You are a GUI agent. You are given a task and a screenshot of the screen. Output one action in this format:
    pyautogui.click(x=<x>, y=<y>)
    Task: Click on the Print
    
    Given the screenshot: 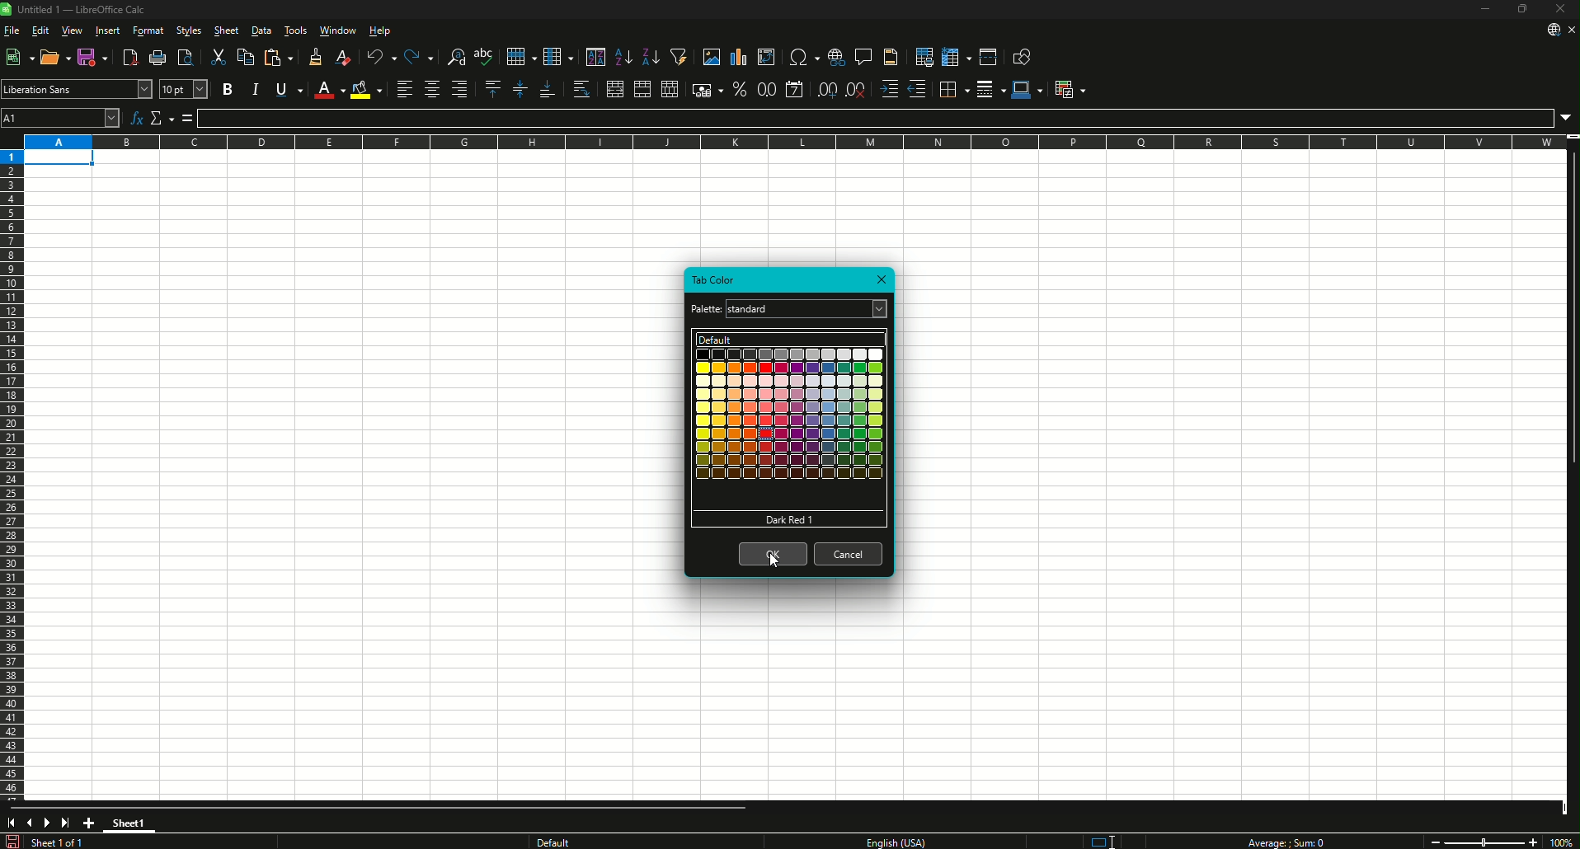 What is the action you would take?
    pyautogui.click(x=158, y=57)
    